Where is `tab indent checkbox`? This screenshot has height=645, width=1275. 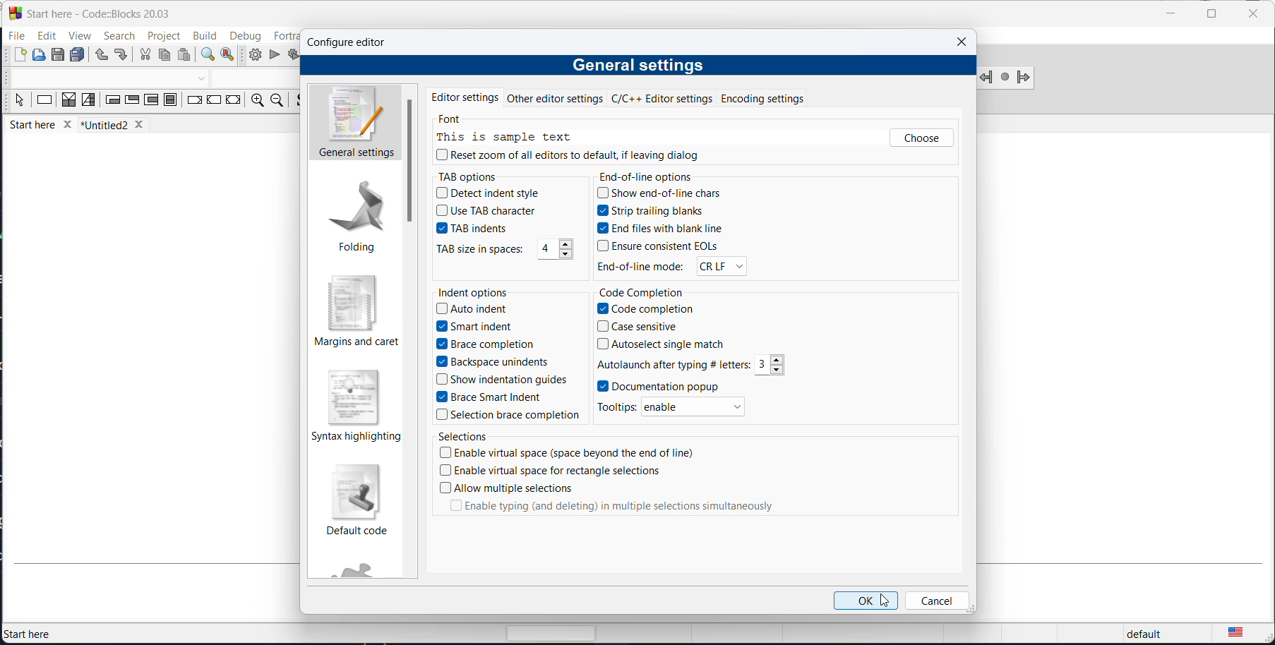
tab indent checkbox is located at coordinates (481, 229).